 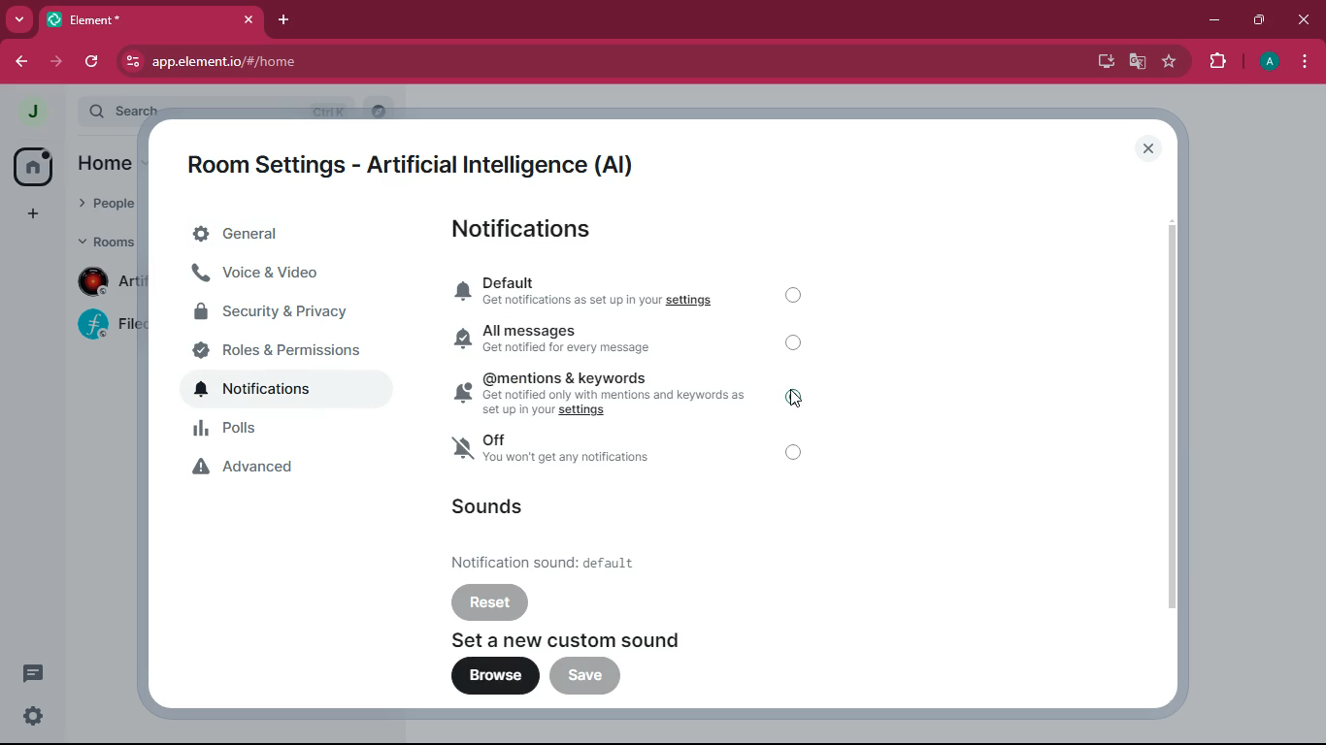 I want to click on back, so click(x=22, y=64).